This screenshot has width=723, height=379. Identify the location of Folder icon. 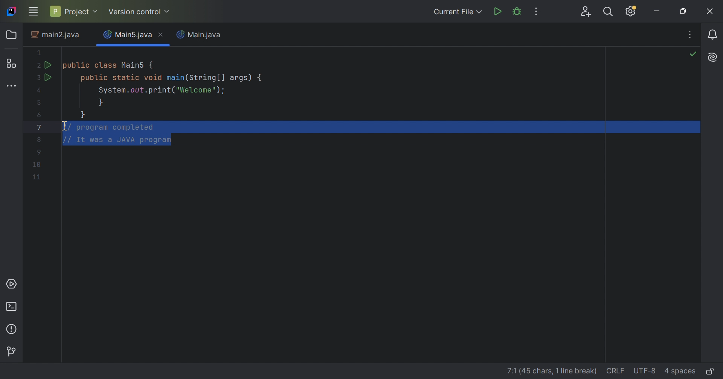
(11, 35).